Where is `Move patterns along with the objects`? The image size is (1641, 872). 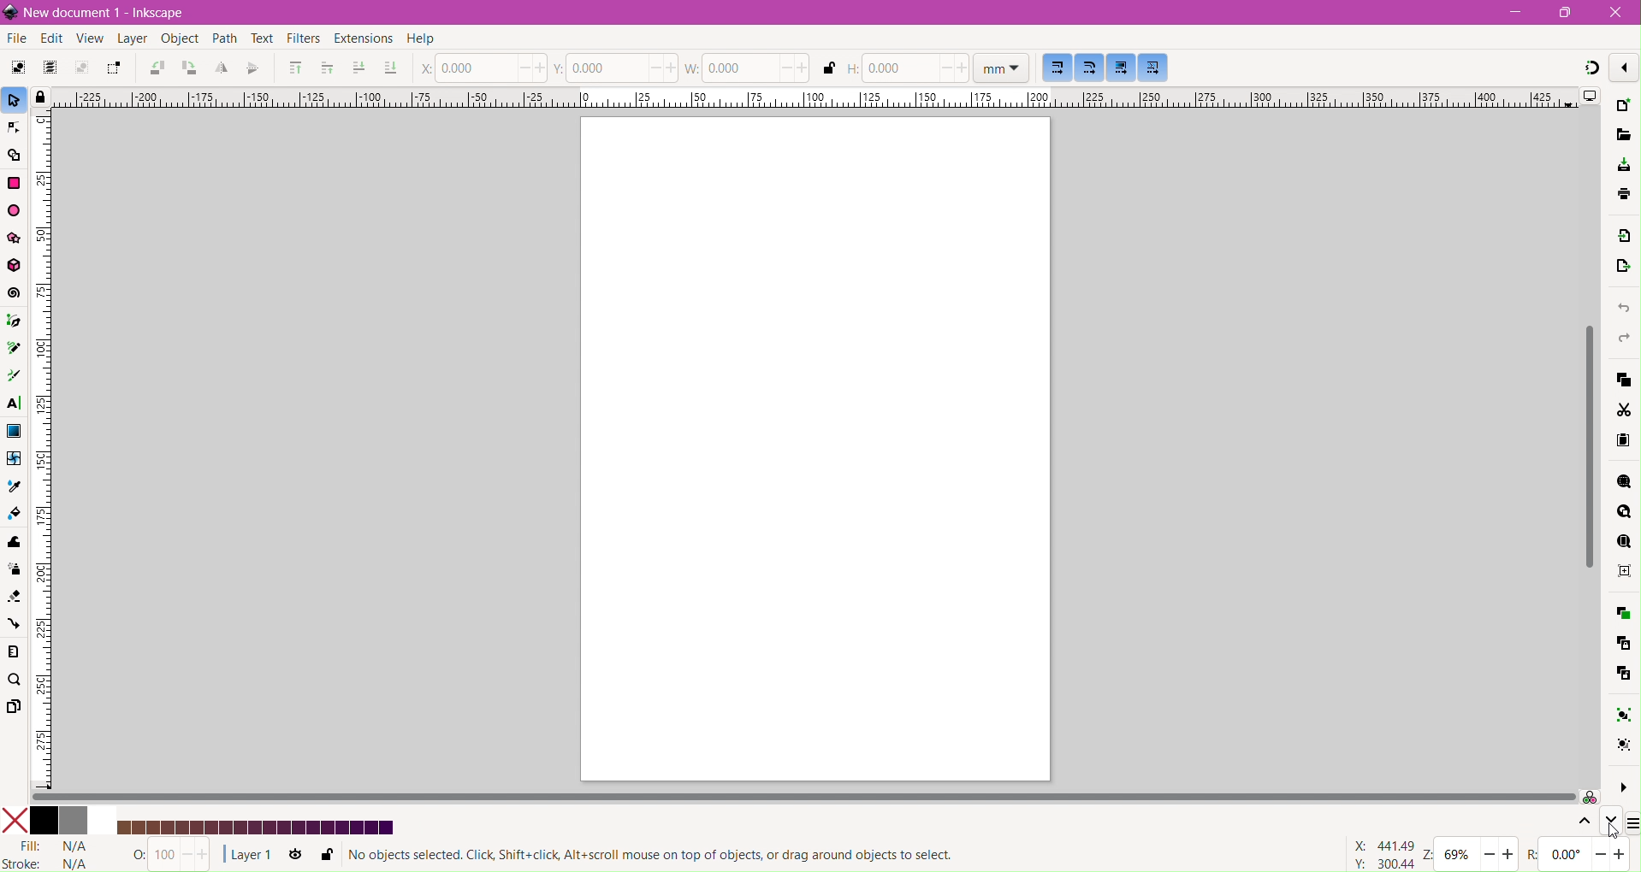 Move patterns along with the objects is located at coordinates (1153, 68).